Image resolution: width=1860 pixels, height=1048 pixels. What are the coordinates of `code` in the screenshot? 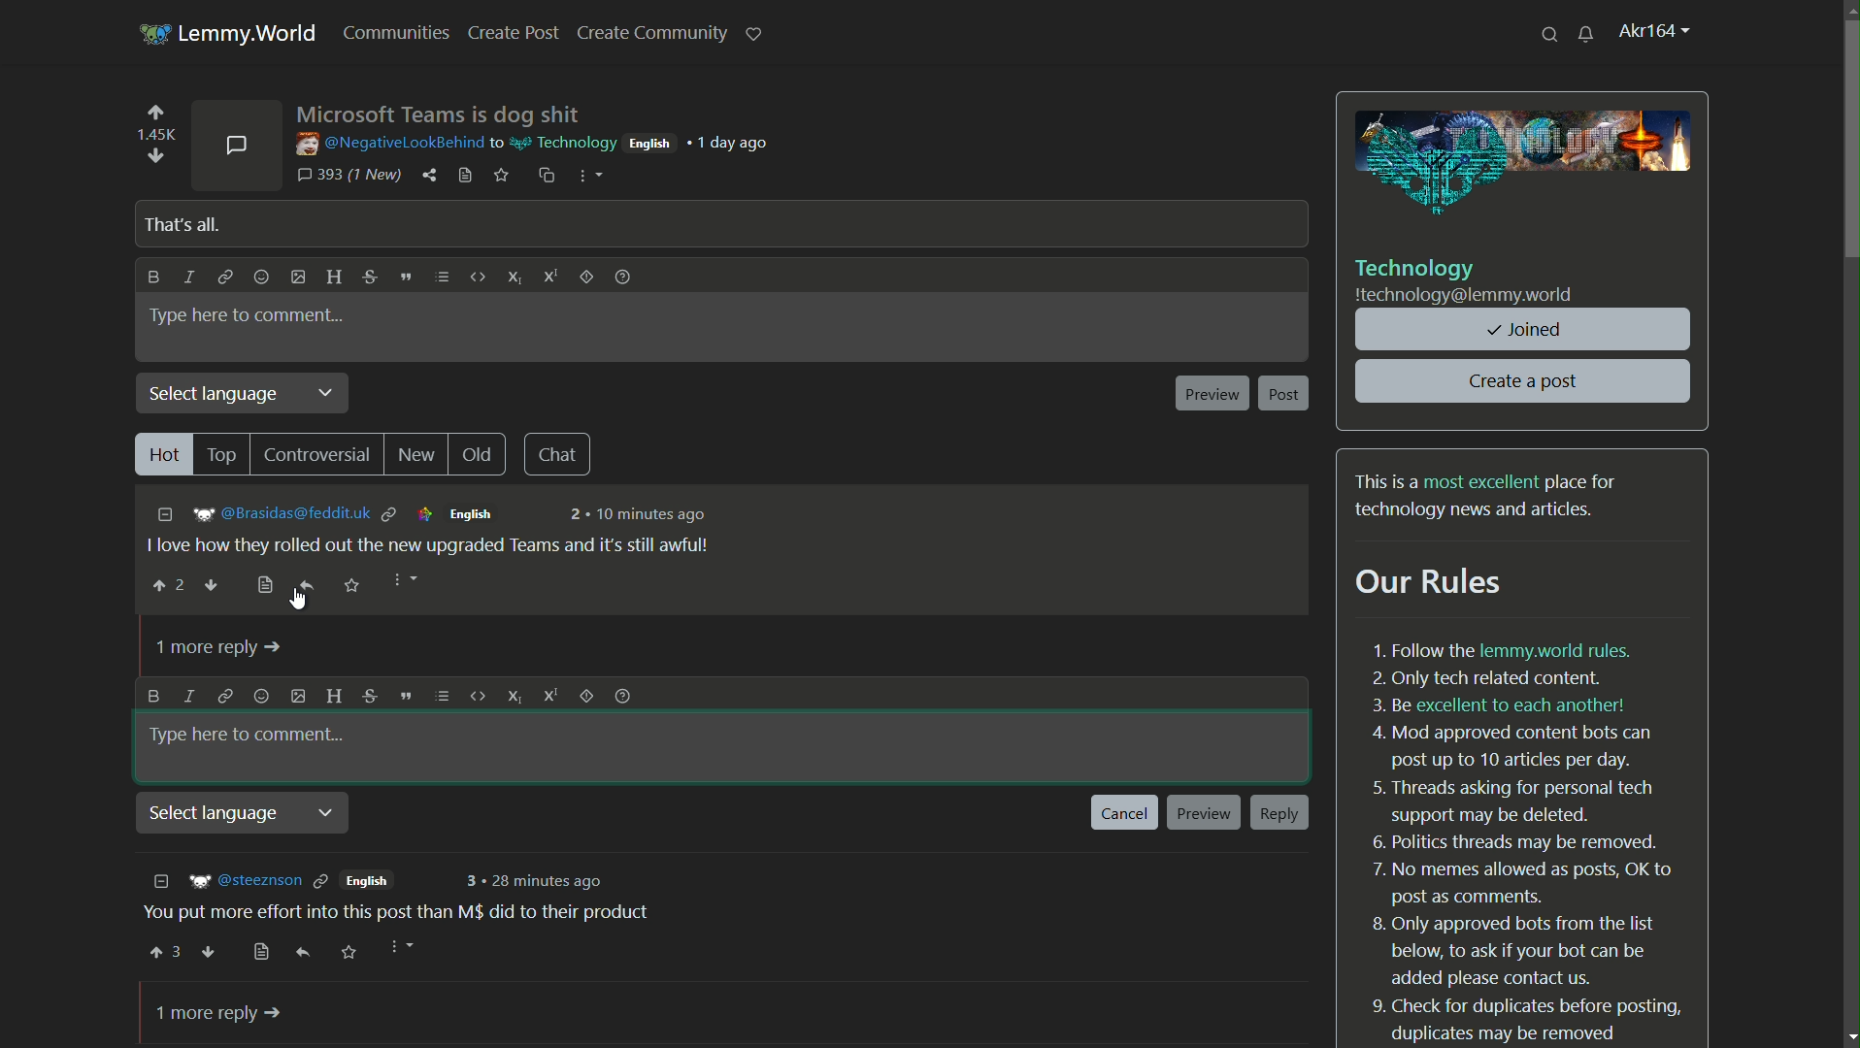 It's located at (476, 696).